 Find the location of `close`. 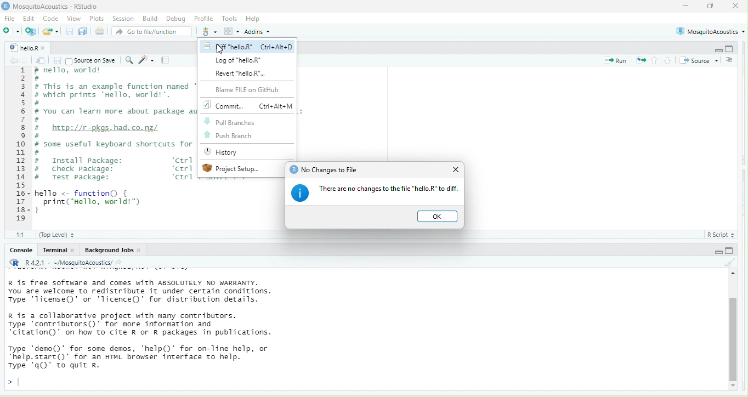

close is located at coordinates (735, 7).